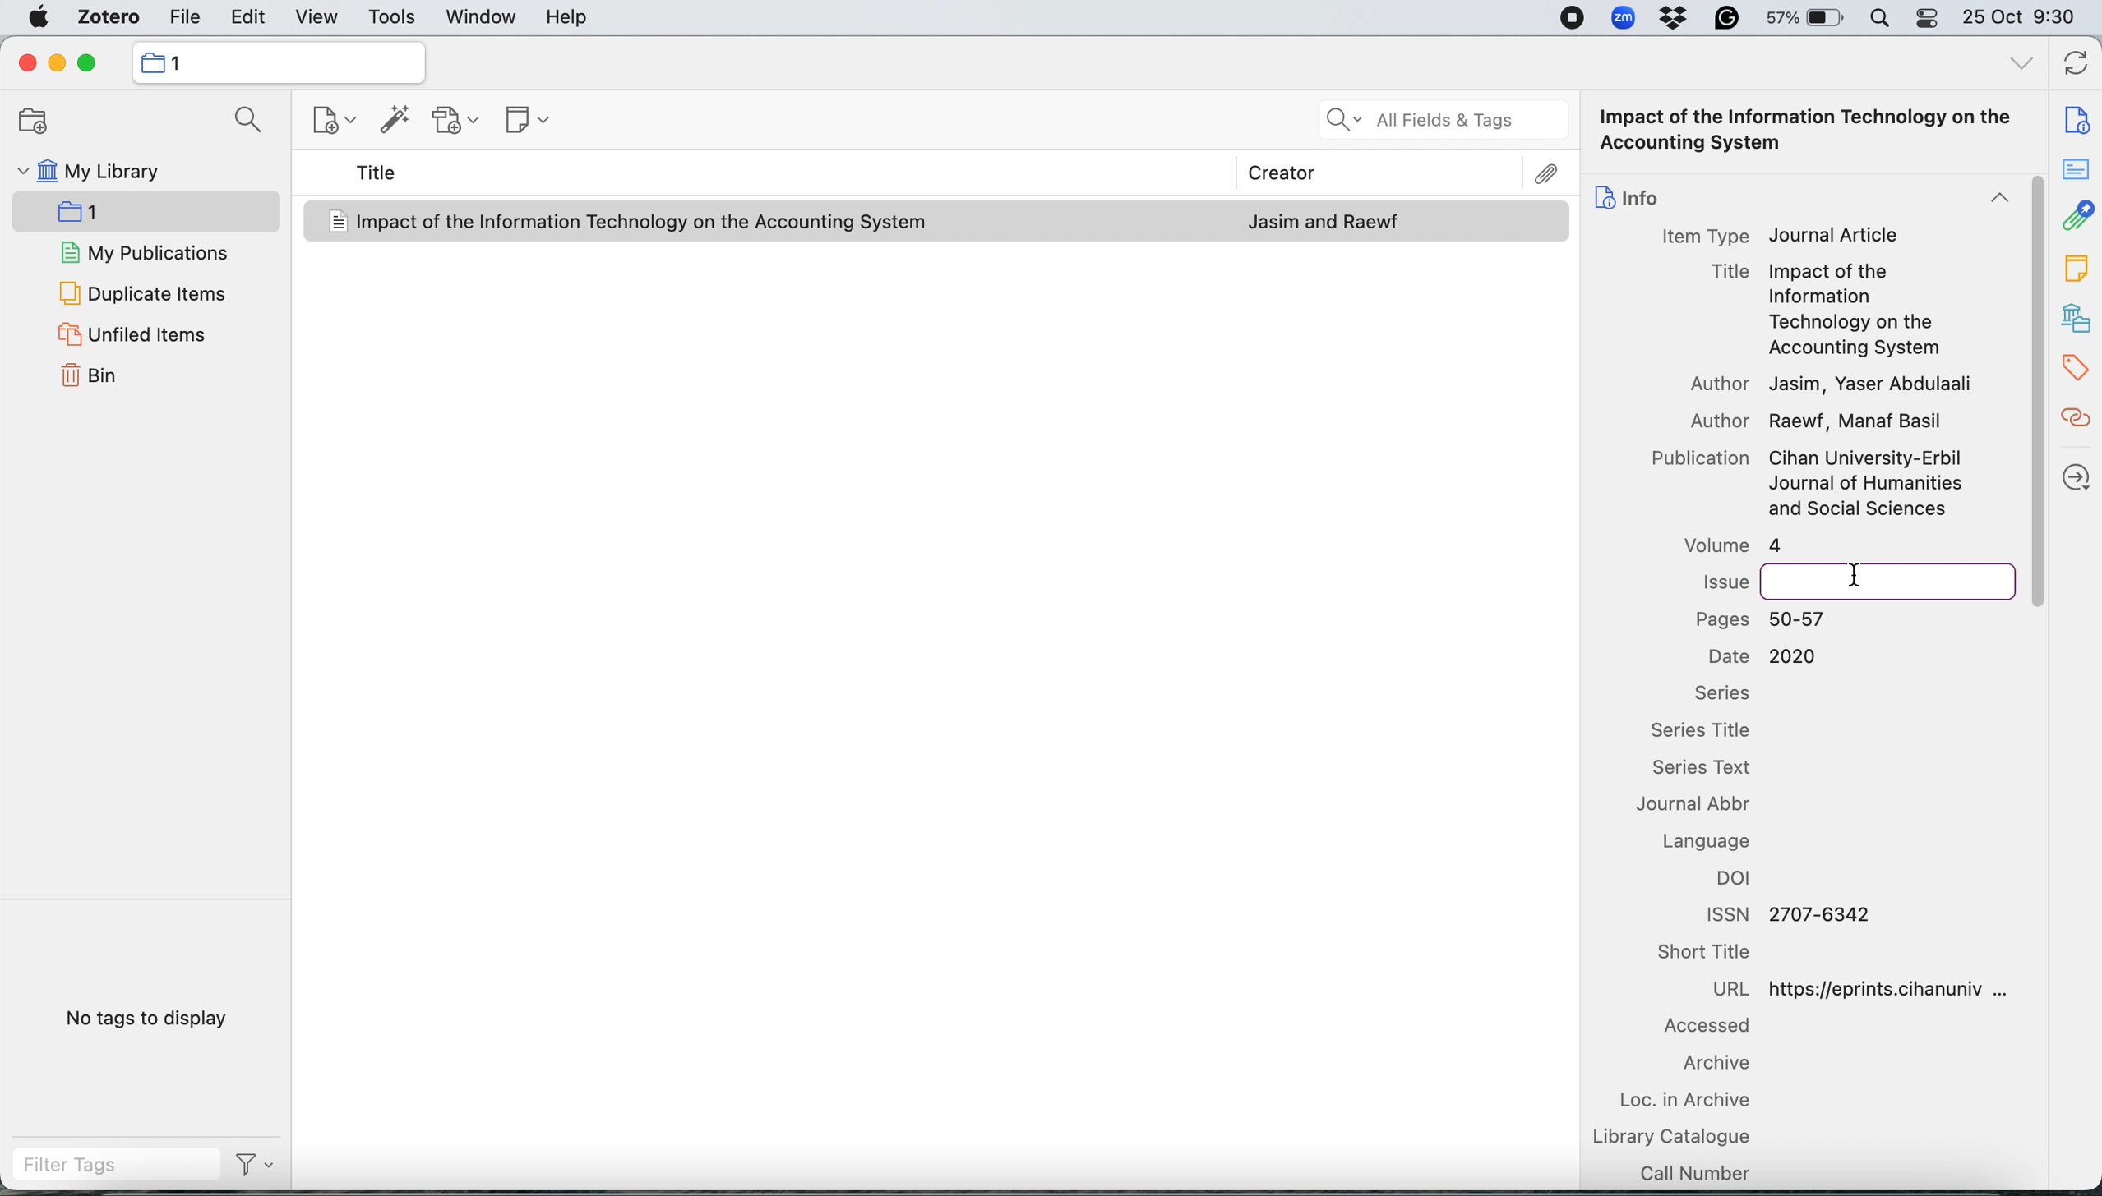 This screenshot has width=2102, height=1196. What do you see at coordinates (1711, 732) in the screenshot?
I see `series title` at bounding box center [1711, 732].